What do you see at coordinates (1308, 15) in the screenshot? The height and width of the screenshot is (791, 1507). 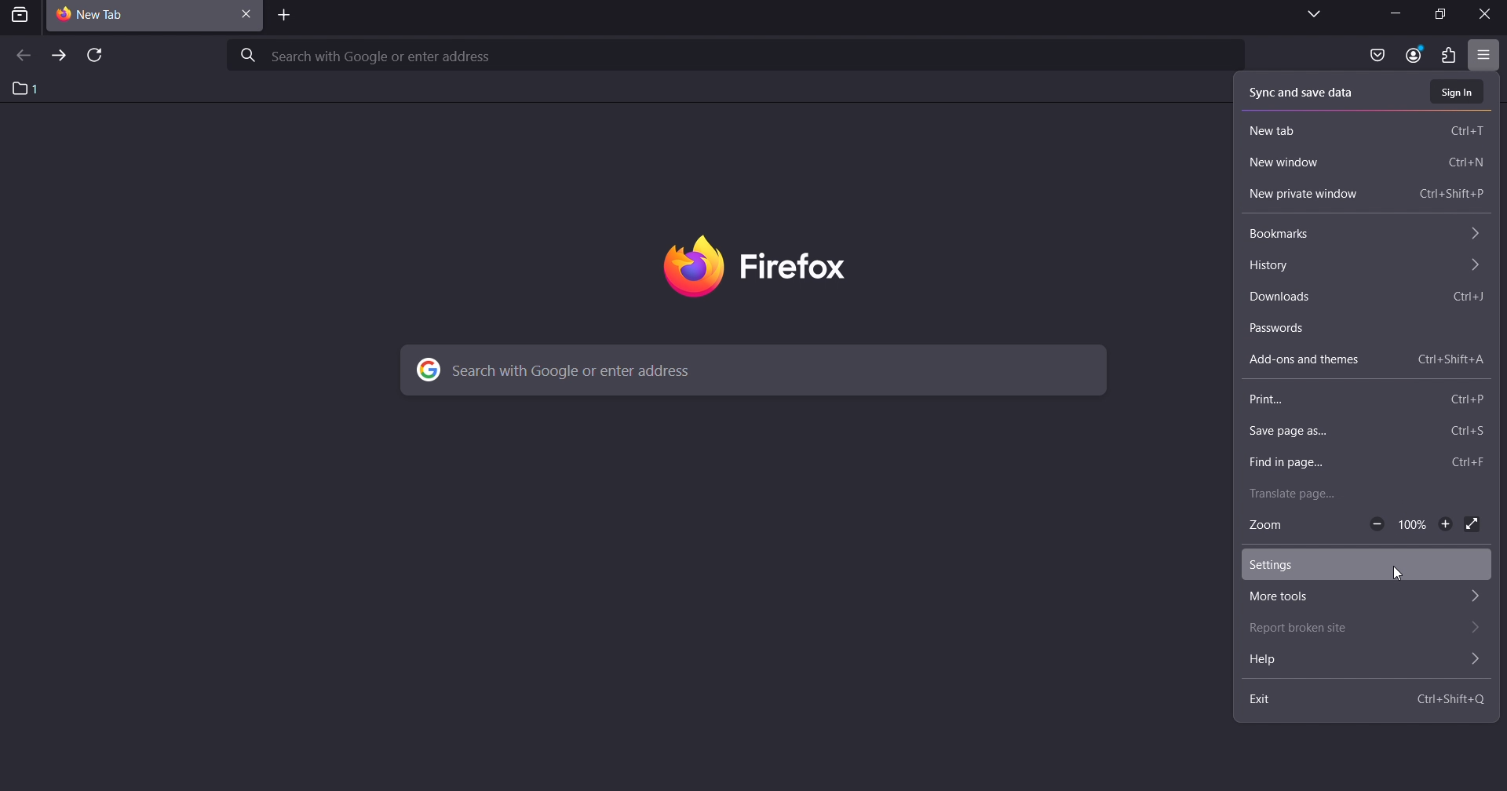 I see `list all tabs` at bounding box center [1308, 15].